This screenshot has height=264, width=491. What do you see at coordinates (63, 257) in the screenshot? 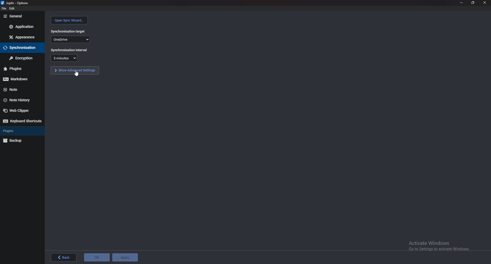
I see `back` at bounding box center [63, 257].